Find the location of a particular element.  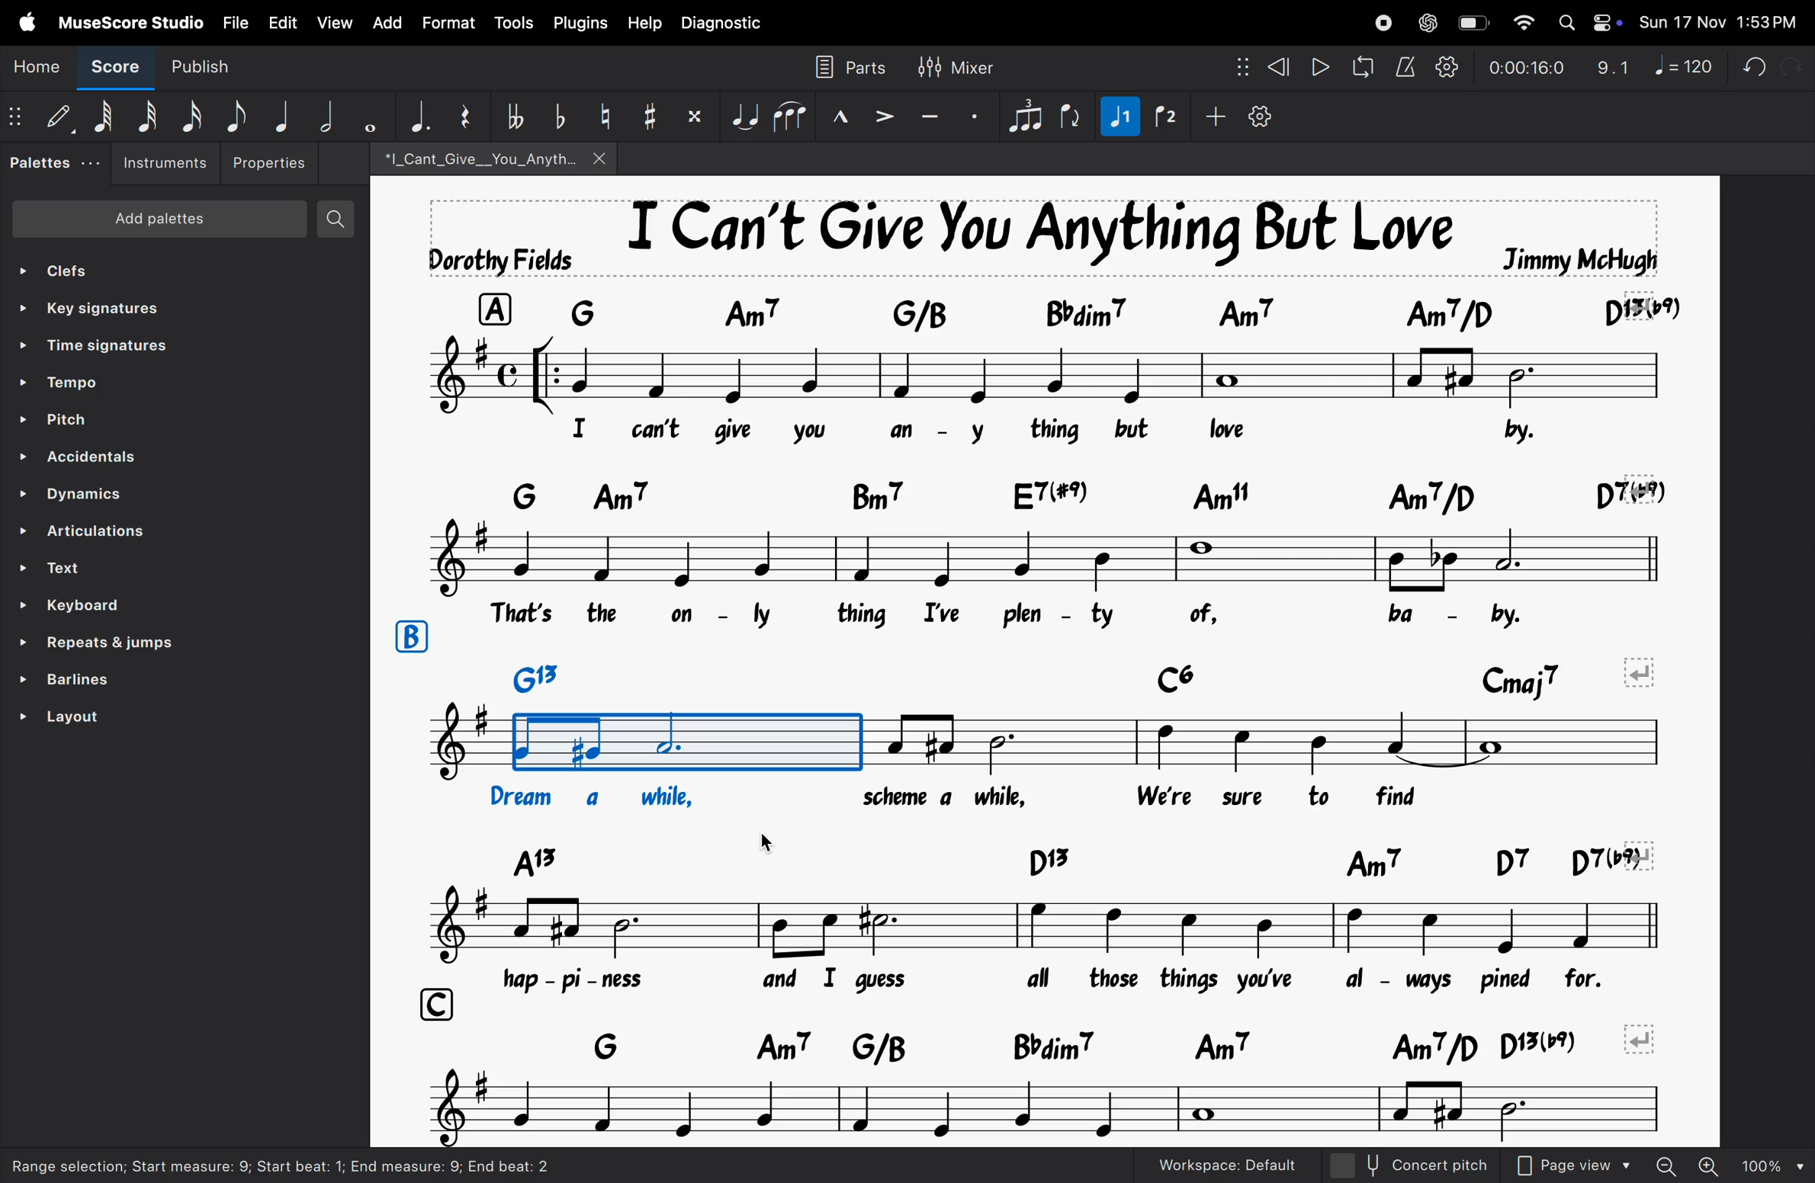

toggle flat is located at coordinates (555, 117).